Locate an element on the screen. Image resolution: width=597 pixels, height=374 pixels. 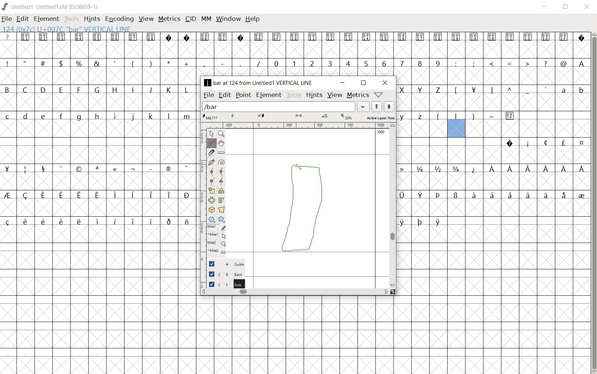
close is located at coordinates (587, 7).